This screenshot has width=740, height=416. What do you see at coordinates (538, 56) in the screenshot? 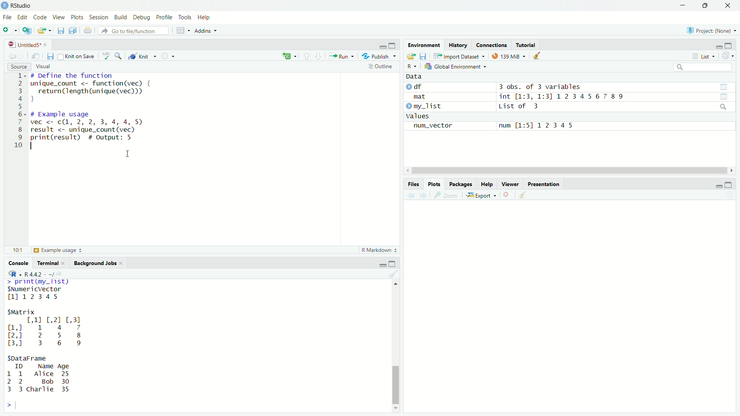
I see `clear data` at bounding box center [538, 56].